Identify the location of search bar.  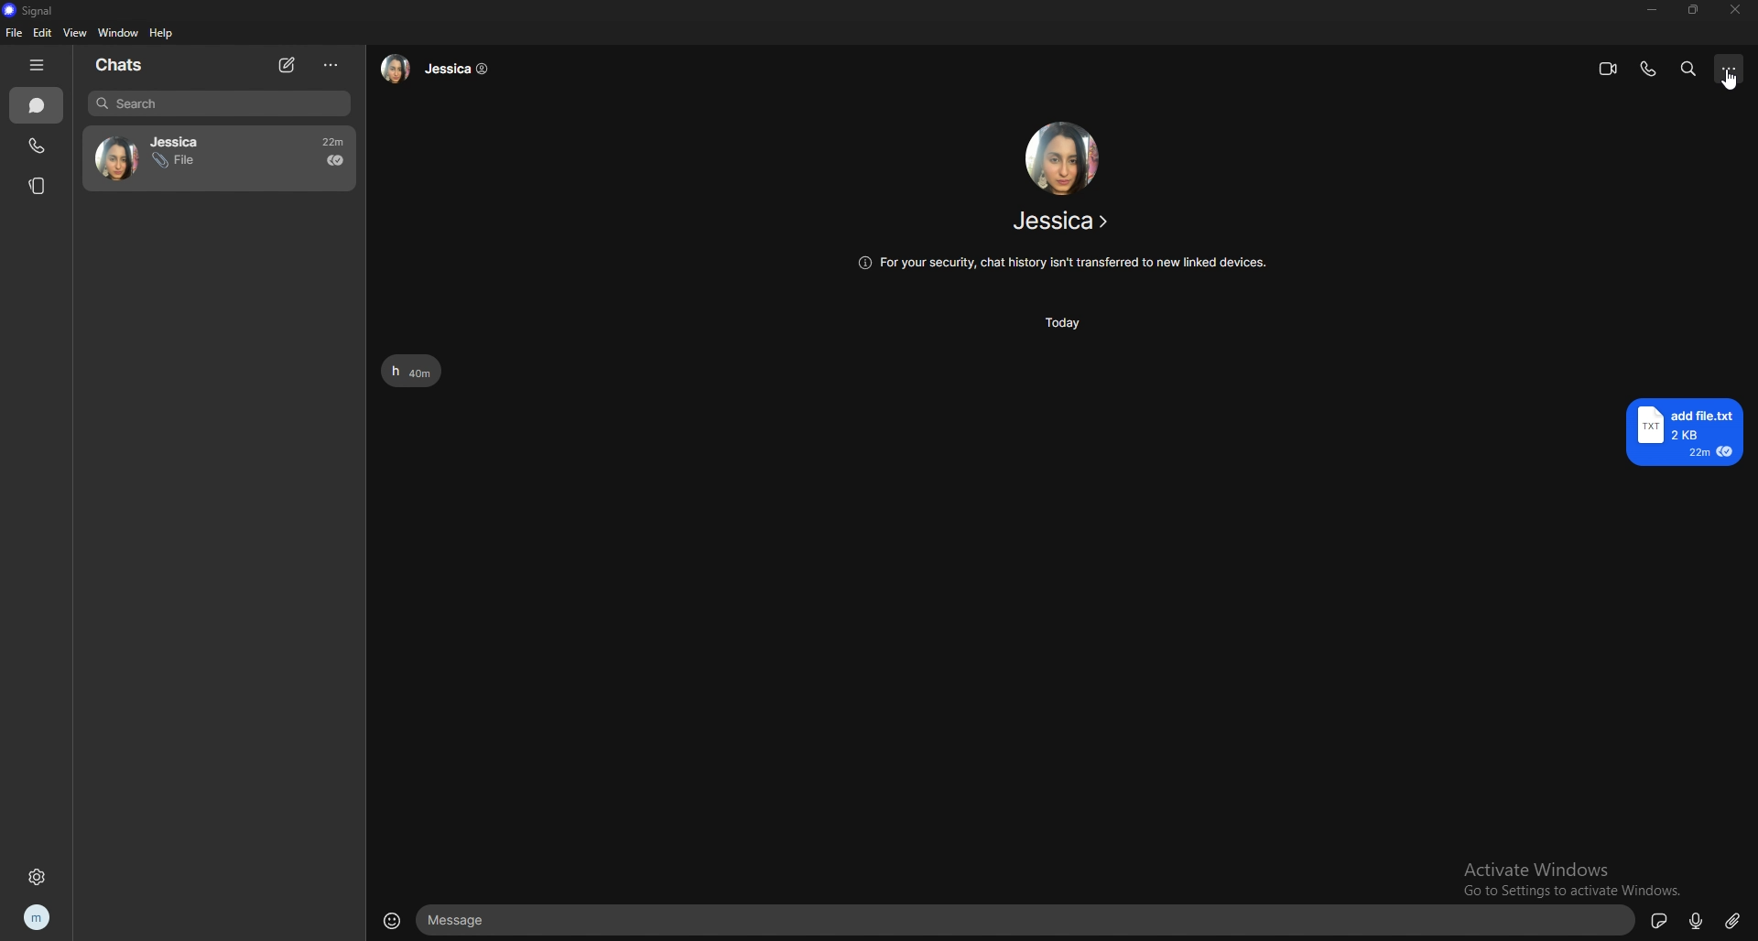
(219, 103).